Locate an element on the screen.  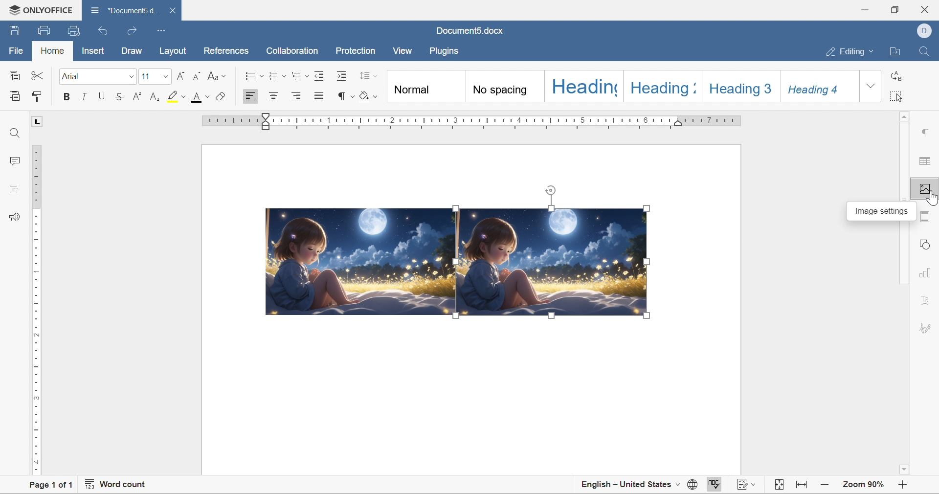
subscript is located at coordinates (156, 97).